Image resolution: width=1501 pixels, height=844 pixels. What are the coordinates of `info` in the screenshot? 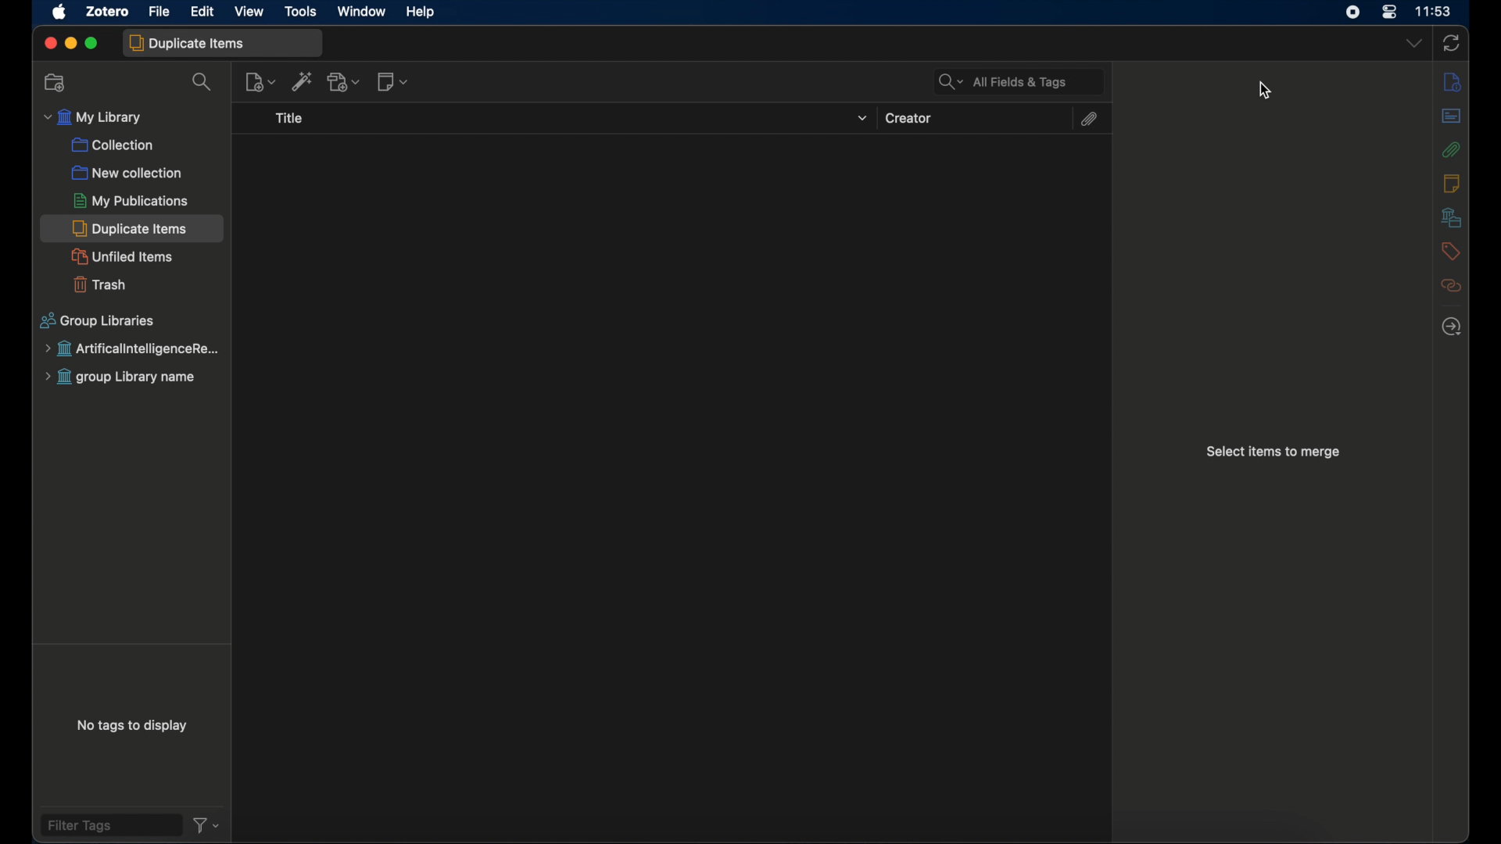 It's located at (1454, 83).